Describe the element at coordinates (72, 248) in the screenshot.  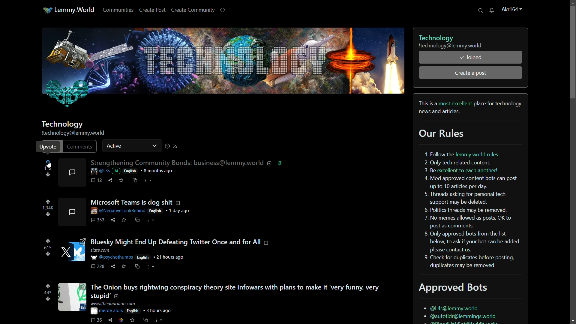
I see `image` at that location.